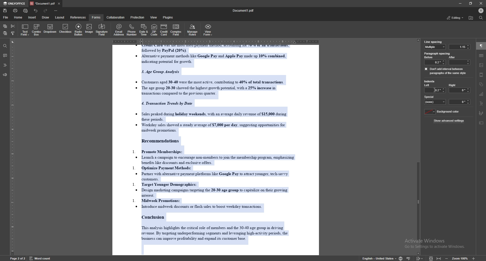  I want to click on line spacing, so click(433, 42).